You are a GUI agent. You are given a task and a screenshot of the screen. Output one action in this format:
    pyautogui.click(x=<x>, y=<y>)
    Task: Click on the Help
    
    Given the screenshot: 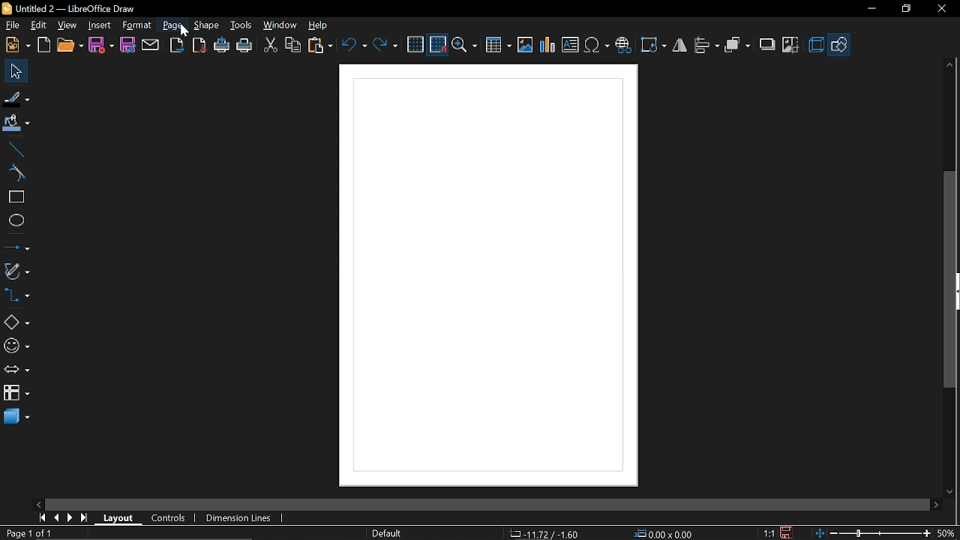 What is the action you would take?
    pyautogui.click(x=319, y=25)
    